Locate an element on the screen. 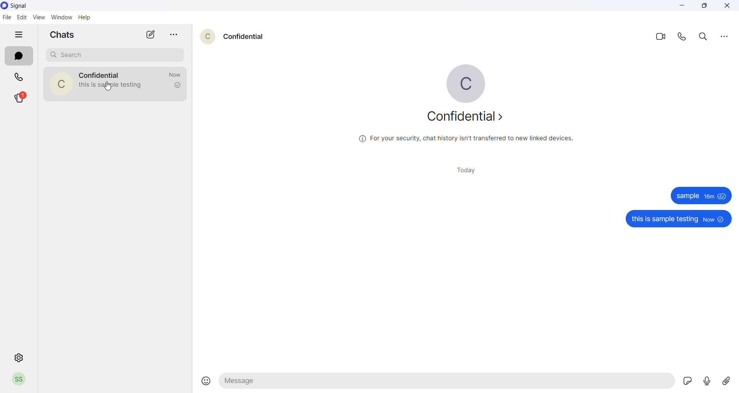 This screenshot has width=739, height=393. this is sample testing is located at coordinates (664, 220).